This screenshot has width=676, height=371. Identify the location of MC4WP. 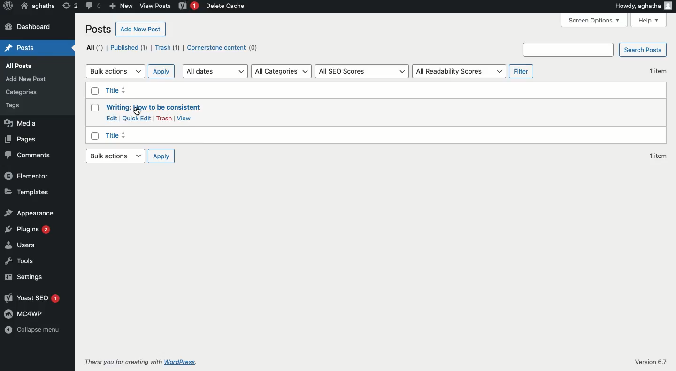
(32, 313).